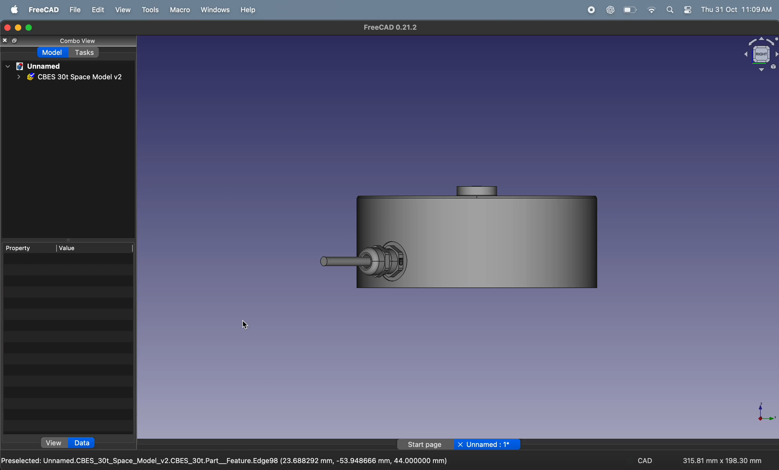 This screenshot has height=470, width=779. Describe the element at coordinates (426, 445) in the screenshot. I see `start page` at that location.